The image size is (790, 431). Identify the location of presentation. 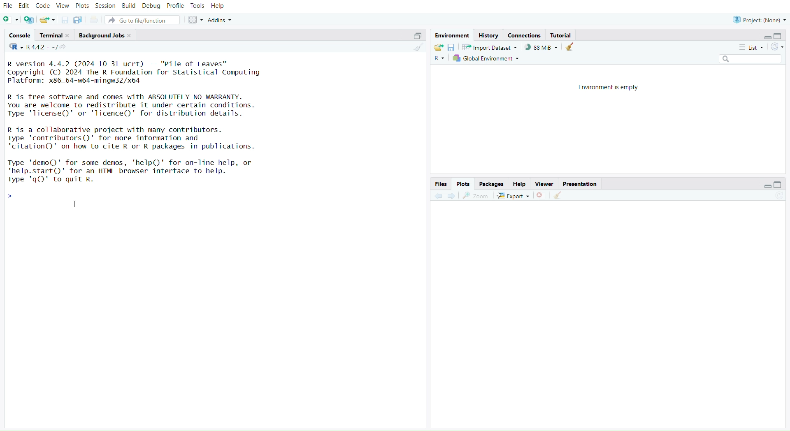
(581, 184).